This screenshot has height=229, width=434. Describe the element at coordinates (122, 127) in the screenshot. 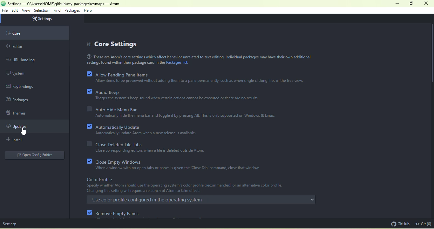

I see `automatically update` at that location.